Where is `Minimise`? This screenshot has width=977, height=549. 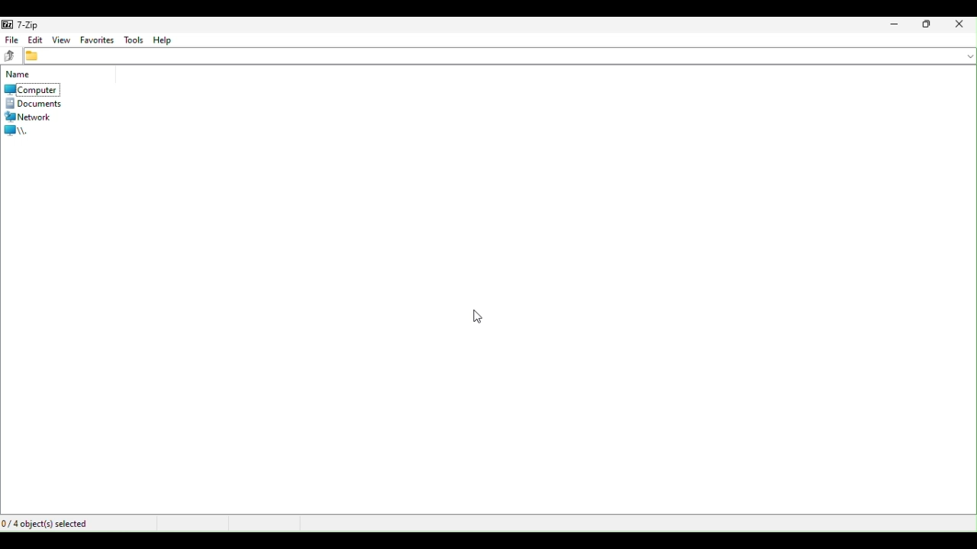 Minimise is located at coordinates (895, 27).